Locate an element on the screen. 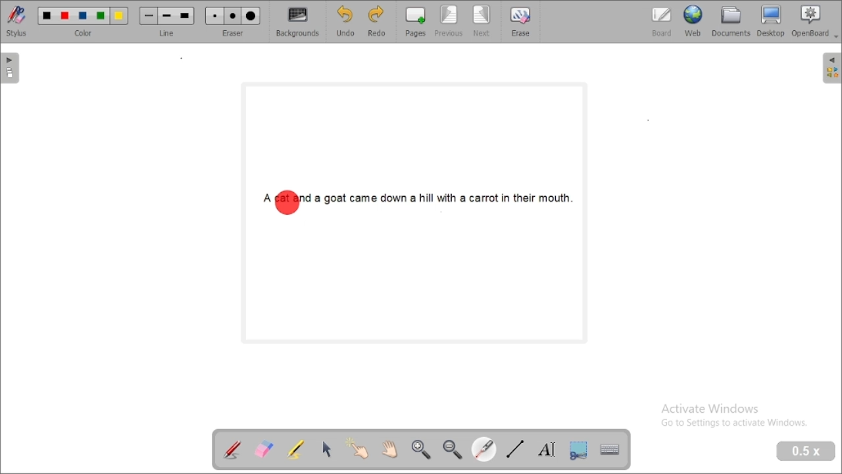 This screenshot has height=474, width=842. next is located at coordinates (483, 22).